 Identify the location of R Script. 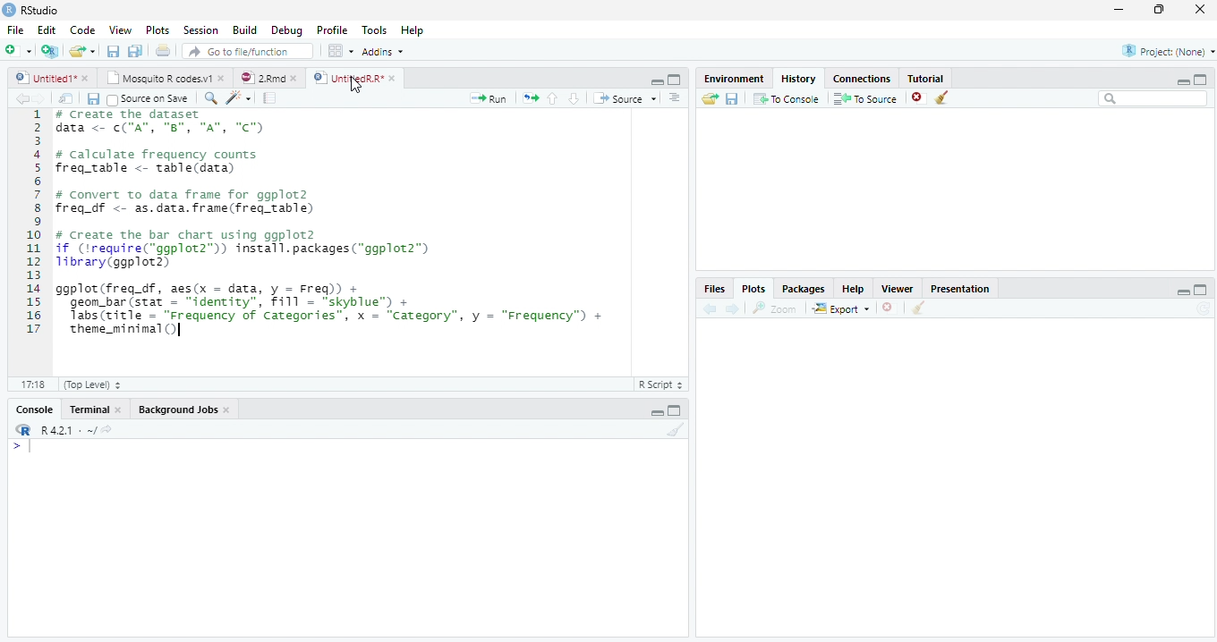
(662, 385).